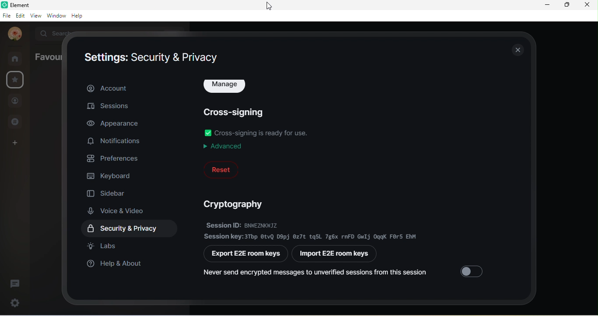  Describe the element at coordinates (18, 121) in the screenshot. I see `public room` at that location.